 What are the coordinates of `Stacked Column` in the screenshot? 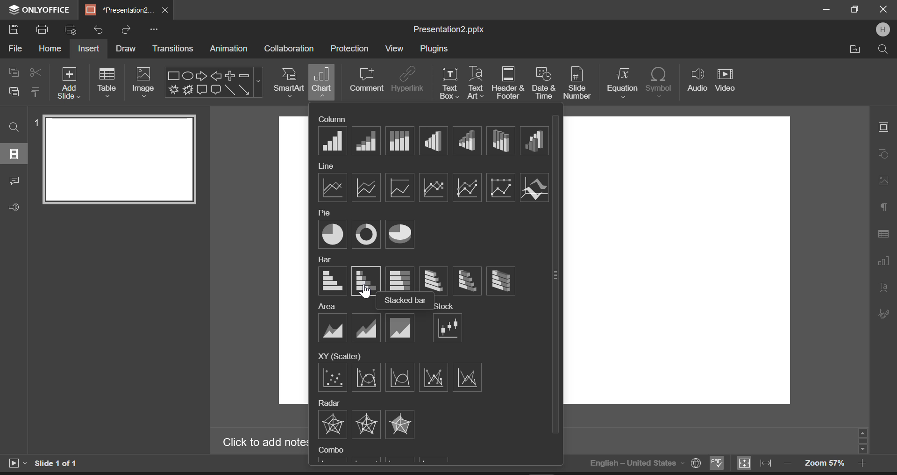 It's located at (365, 141).